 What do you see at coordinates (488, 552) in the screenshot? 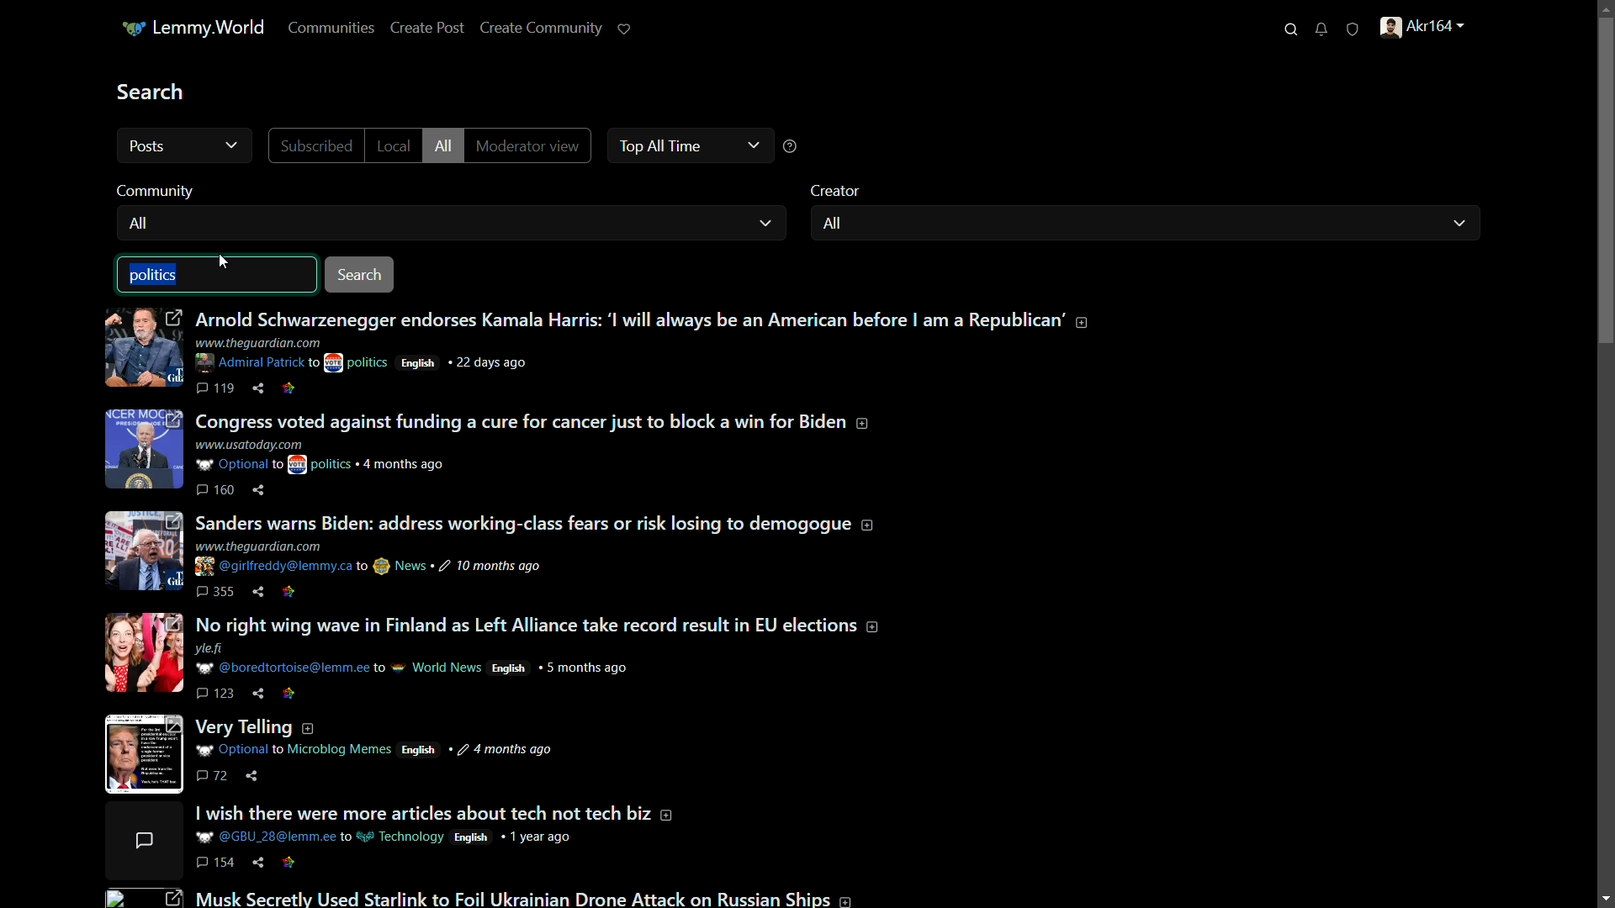
I see `post-3` at bounding box center [488, 552].